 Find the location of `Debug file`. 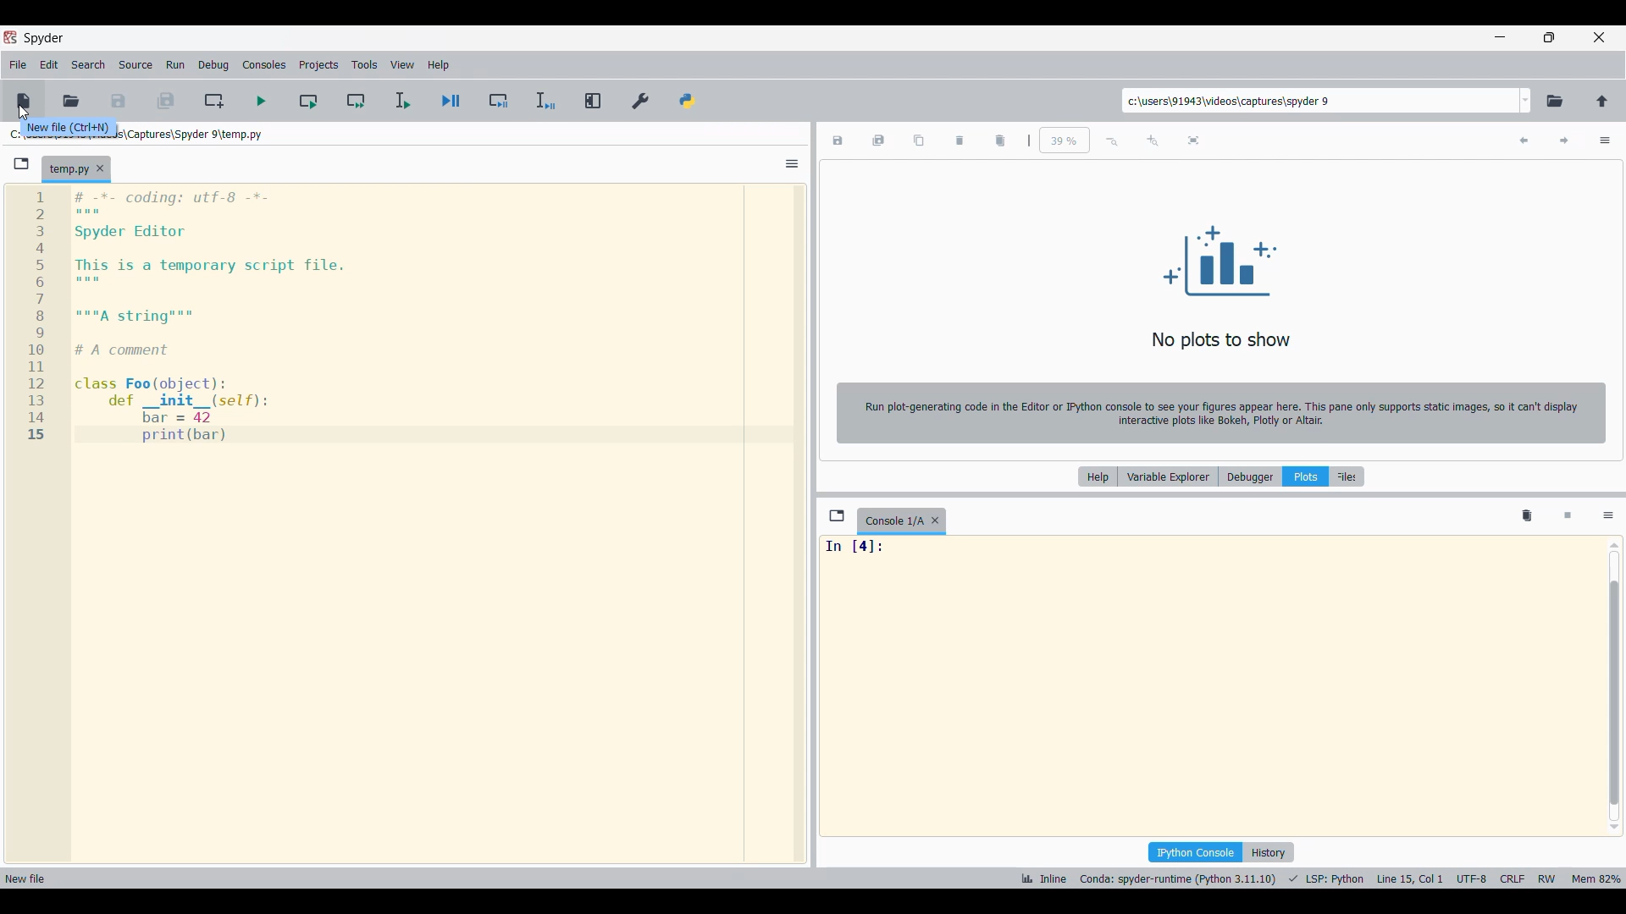

Debug file is located at coordinates (451, 101).